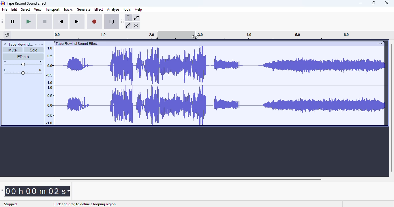 The width and height of the screenshot is (394, 207). Describe the element at coordinates (129, 18) in the screenshot. I see `selection tool` at that location.